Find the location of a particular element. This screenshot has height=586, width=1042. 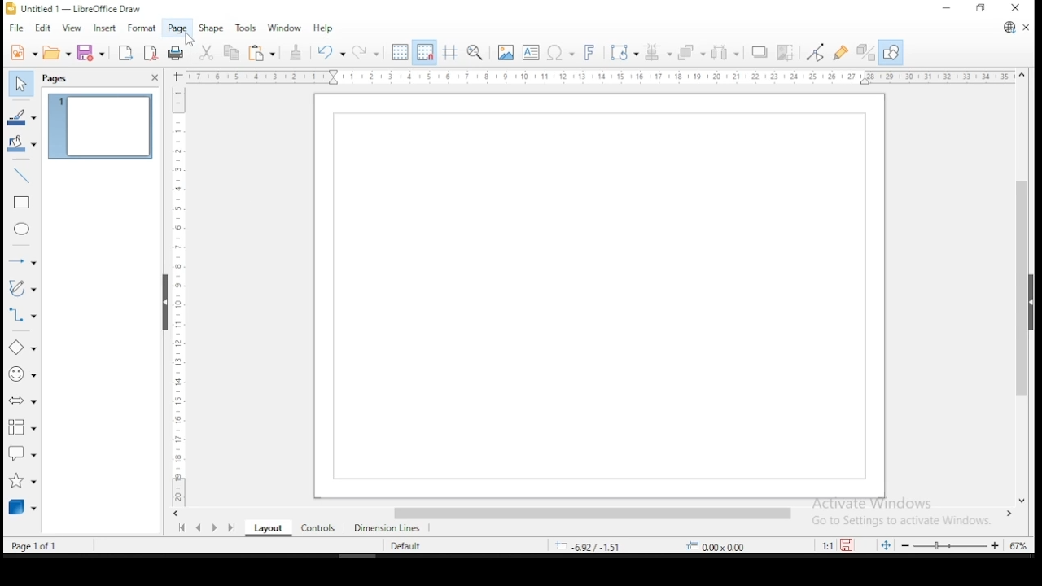

cursor is located at coordinates (189, 39).